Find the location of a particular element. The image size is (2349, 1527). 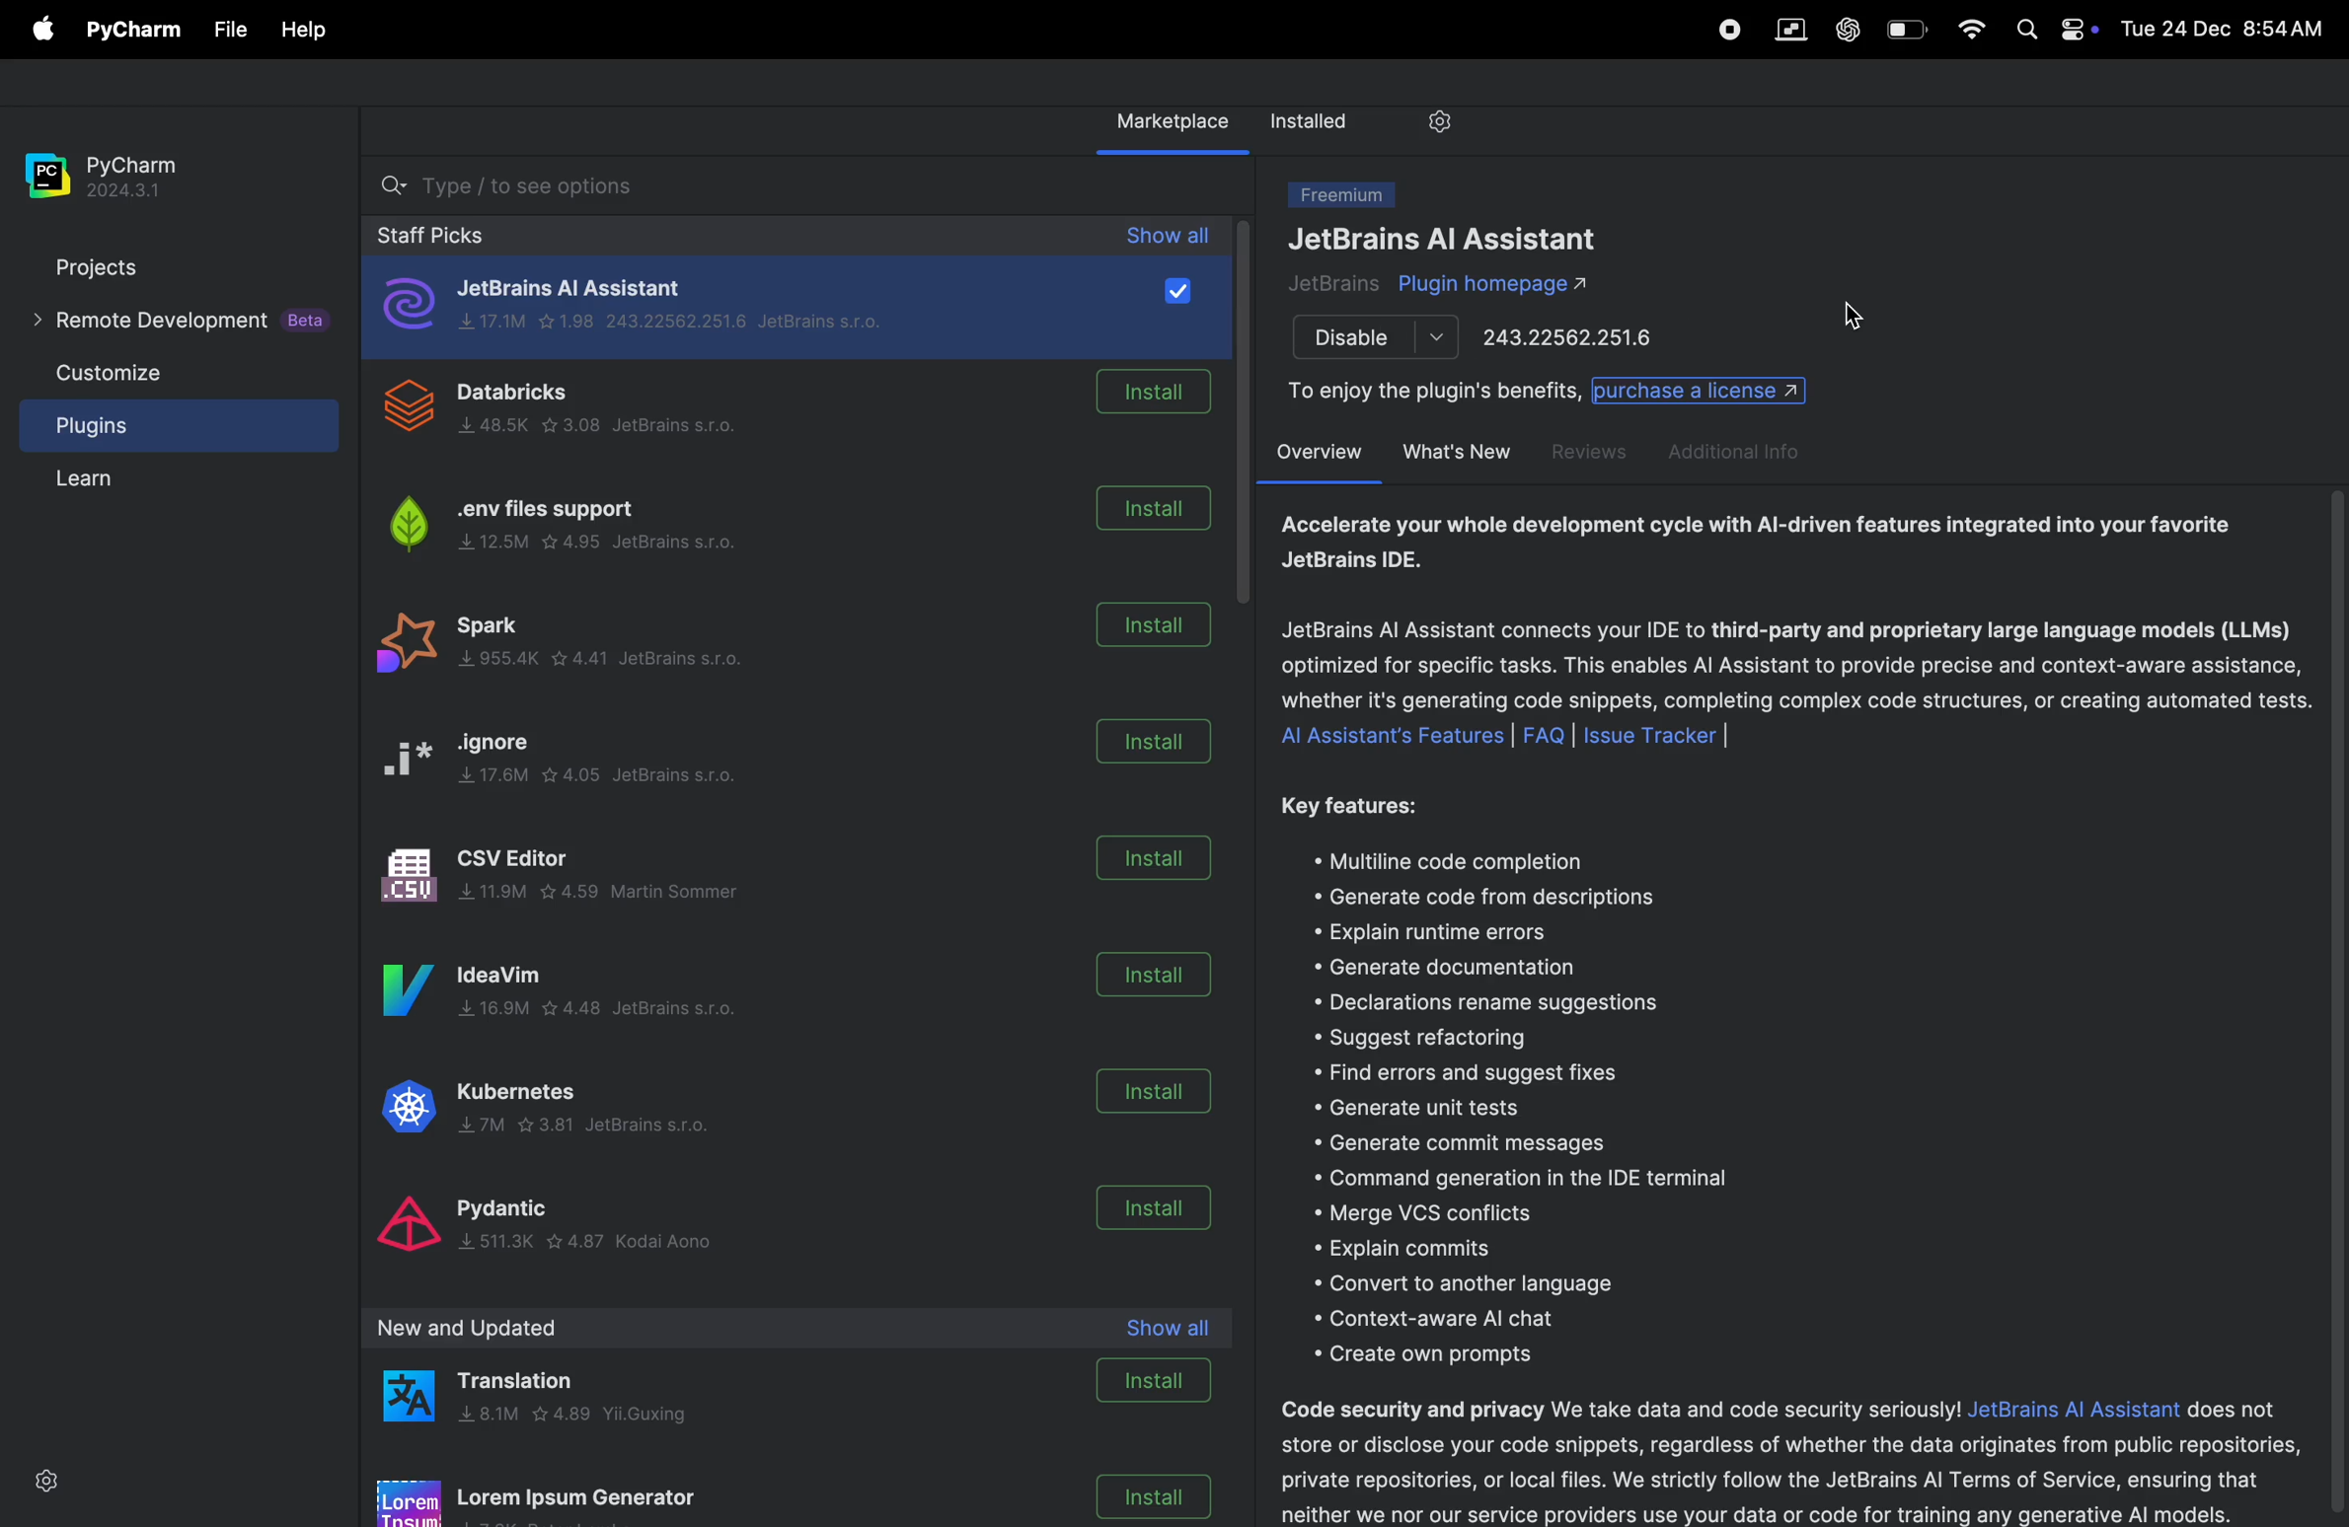

apple widgets is located at coordinates (2049, 31).